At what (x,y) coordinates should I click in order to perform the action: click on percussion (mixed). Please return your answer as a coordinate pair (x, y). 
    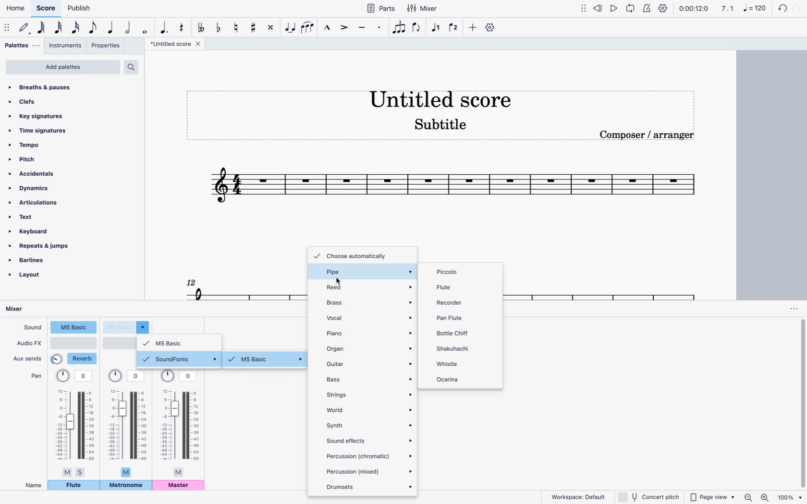
    Looking at the image, I should click on (369, 471).